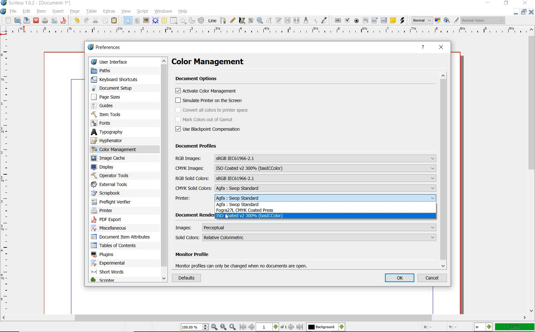 This screenshot has height=332, width=535. Describe the element at coordinates (111, 184) in the screenshot. I see `external tools` at that location.